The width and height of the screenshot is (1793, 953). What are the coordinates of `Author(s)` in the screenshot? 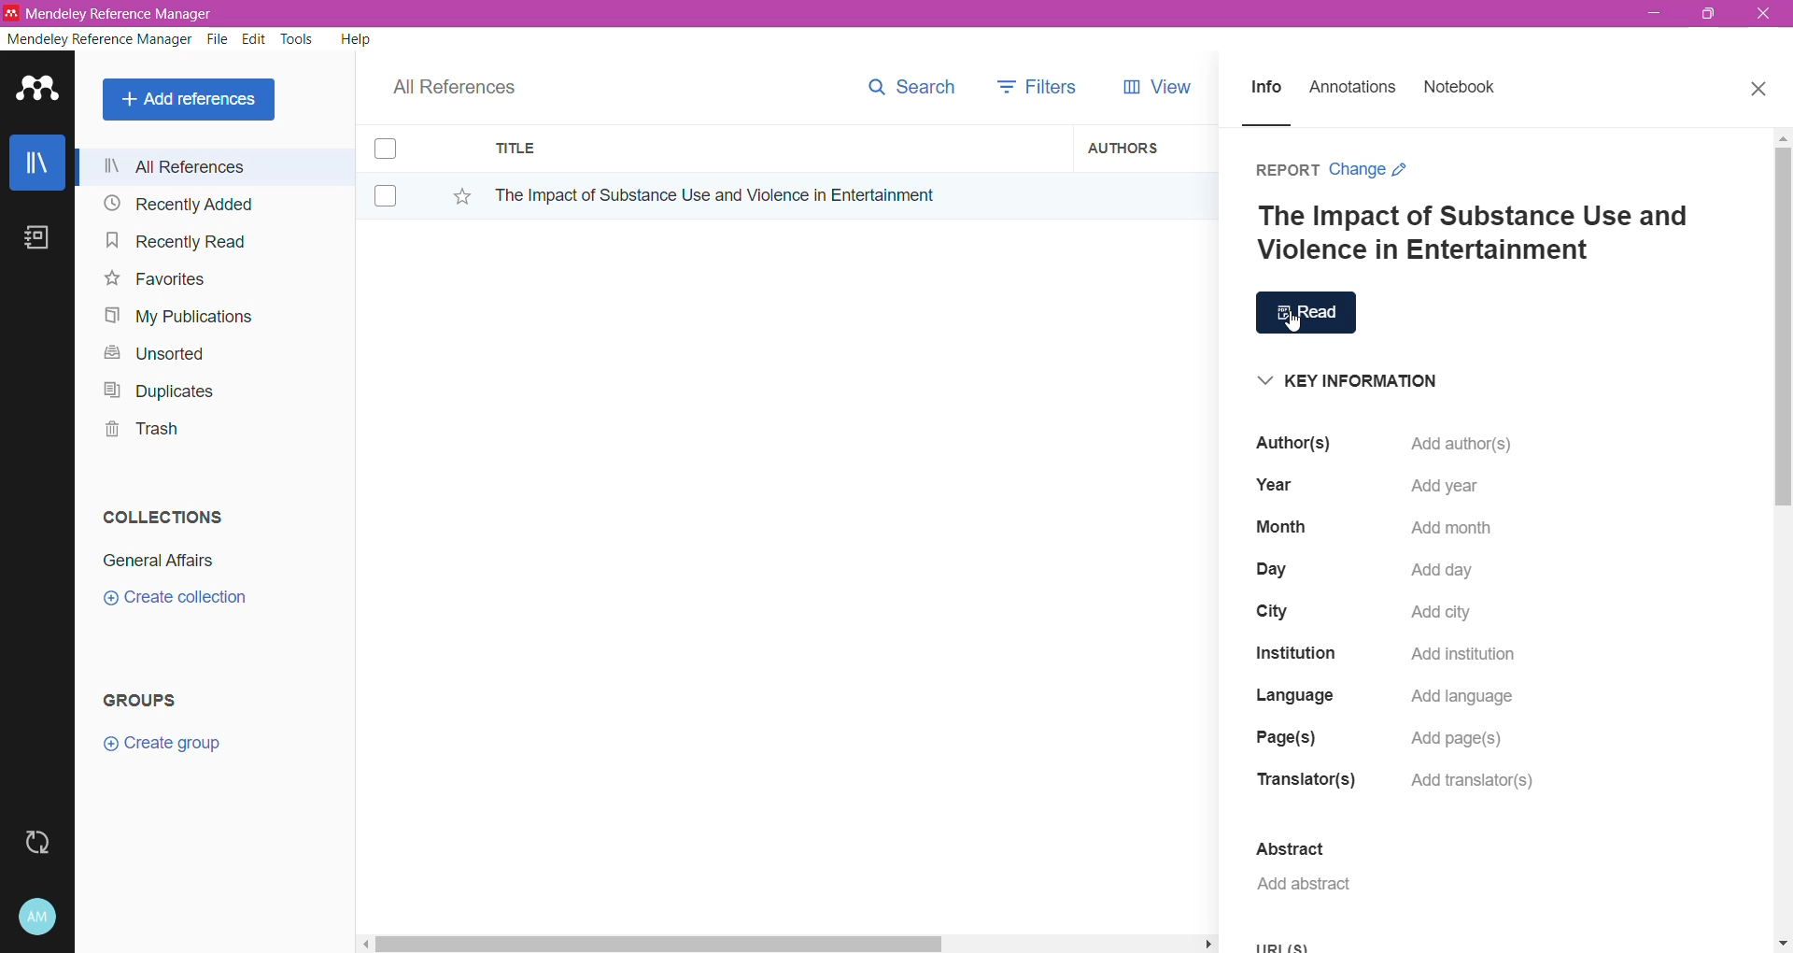 It's located at (1292, 441).